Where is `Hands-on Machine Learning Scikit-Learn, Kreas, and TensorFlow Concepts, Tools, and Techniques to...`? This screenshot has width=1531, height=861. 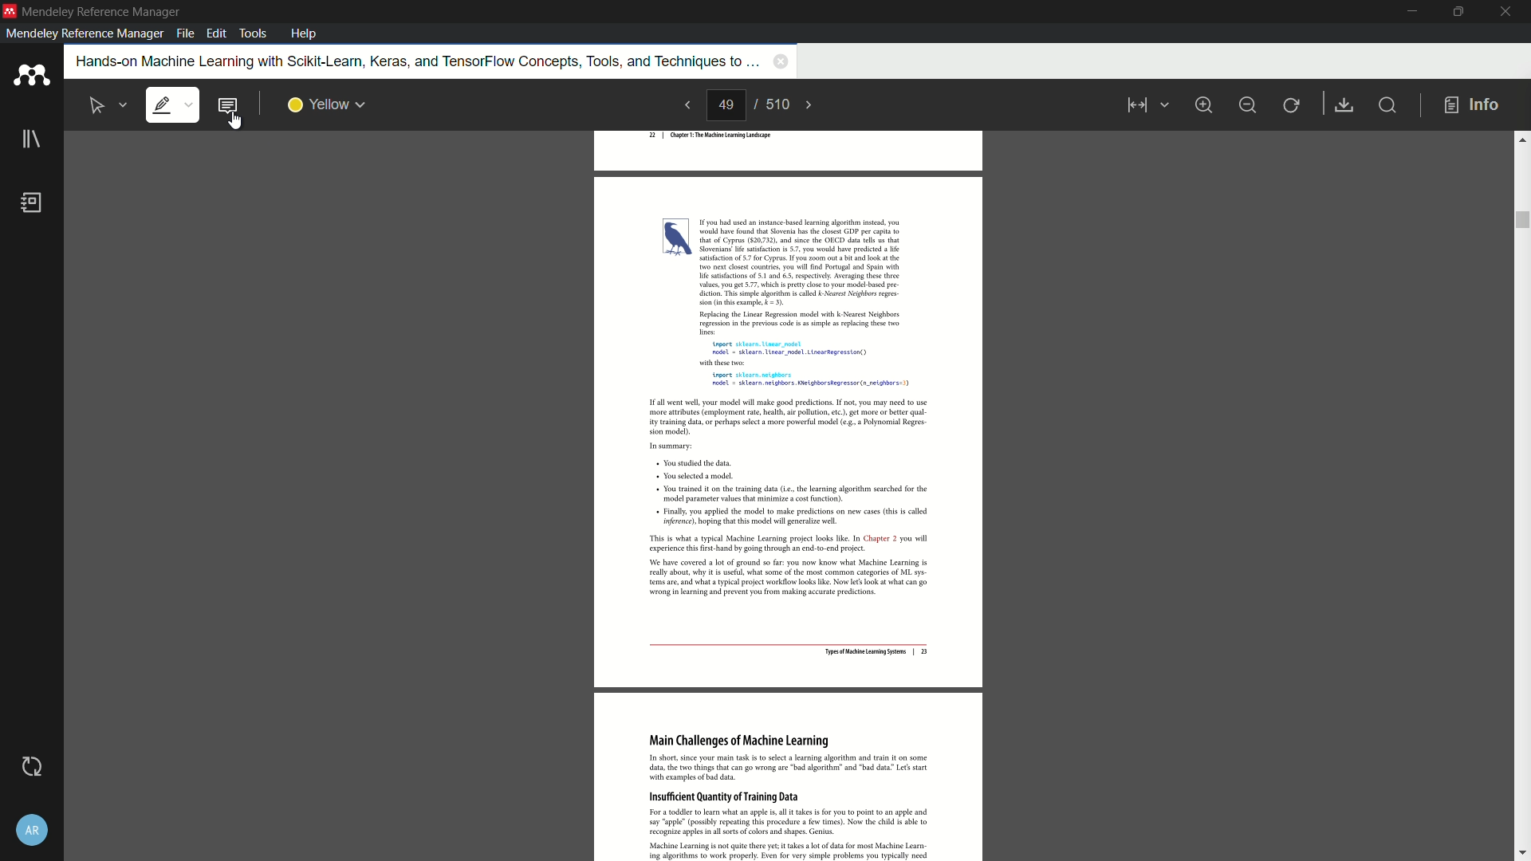 Hands-on Machine Learning Scikit-Learn, Kreas, and TensorFlow Concepts, Tools, and Techniques to... is located at coordinates (408, 63).